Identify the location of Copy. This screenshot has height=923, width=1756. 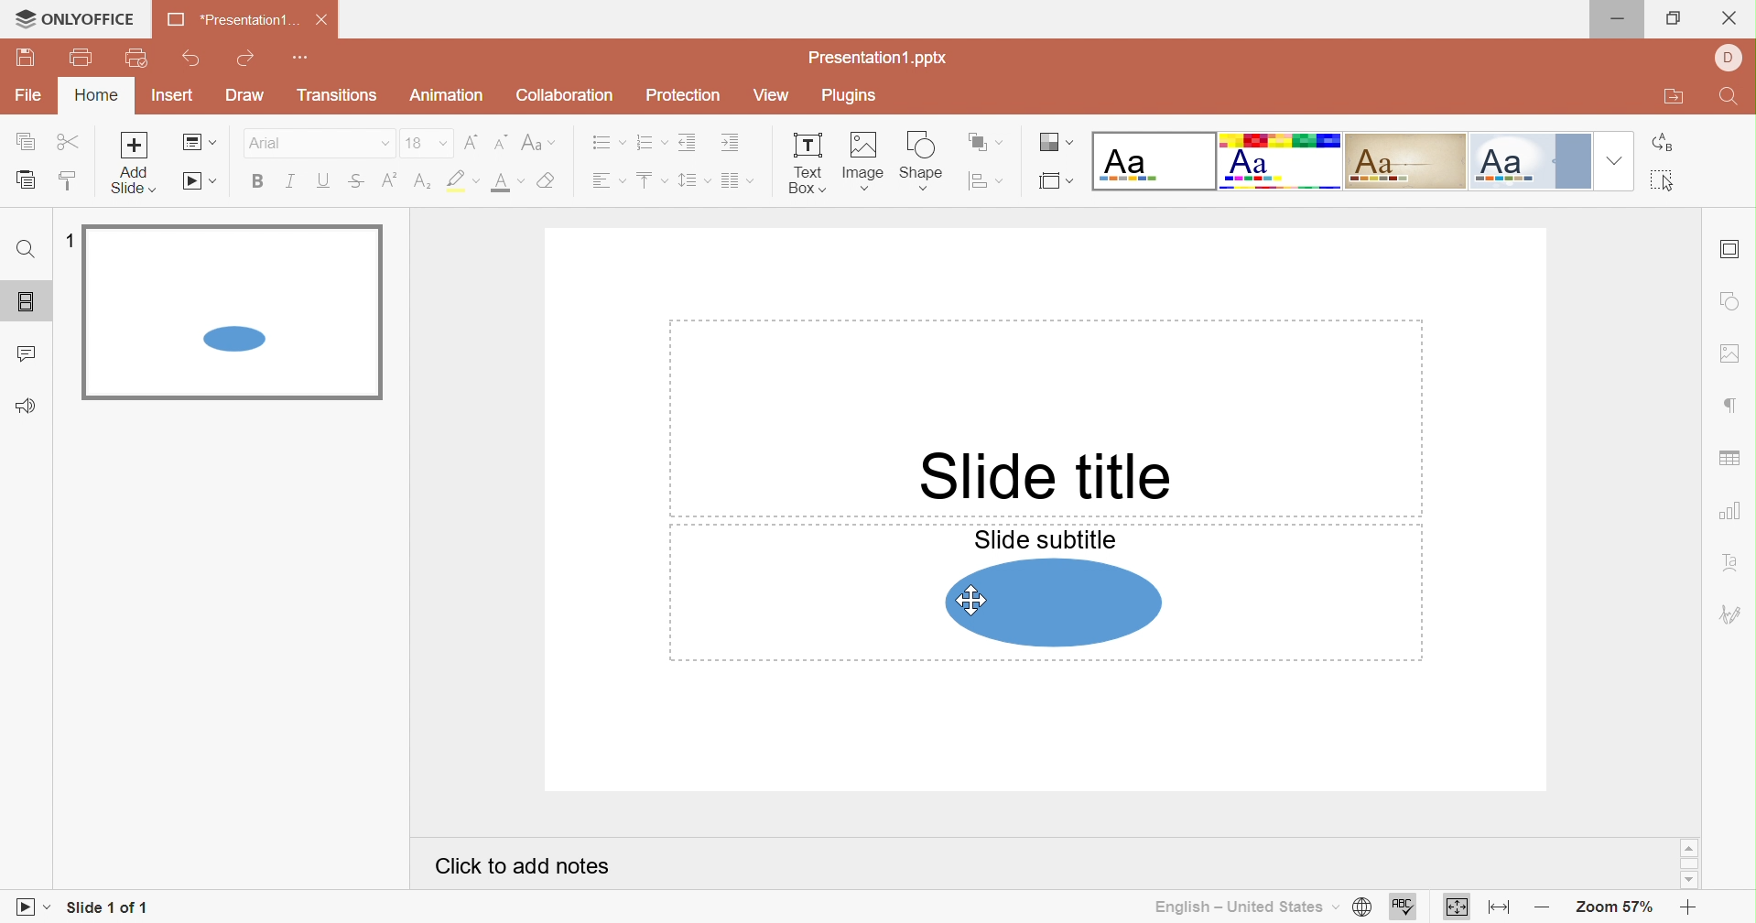
(27, 143).